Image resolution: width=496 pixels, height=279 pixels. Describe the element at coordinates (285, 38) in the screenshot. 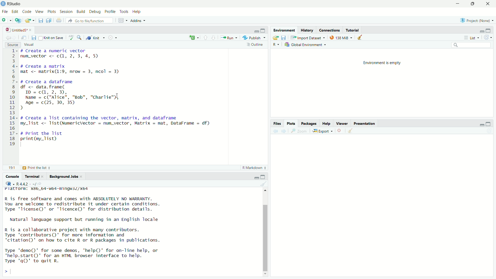

I see `files` at that location.